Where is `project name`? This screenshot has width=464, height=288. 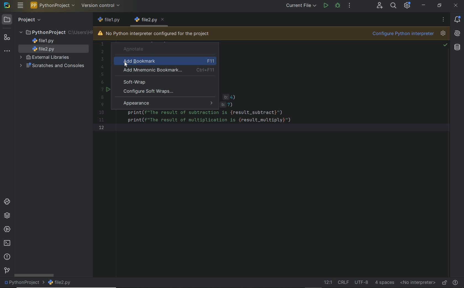 project name is located at coordinates (23, 283).